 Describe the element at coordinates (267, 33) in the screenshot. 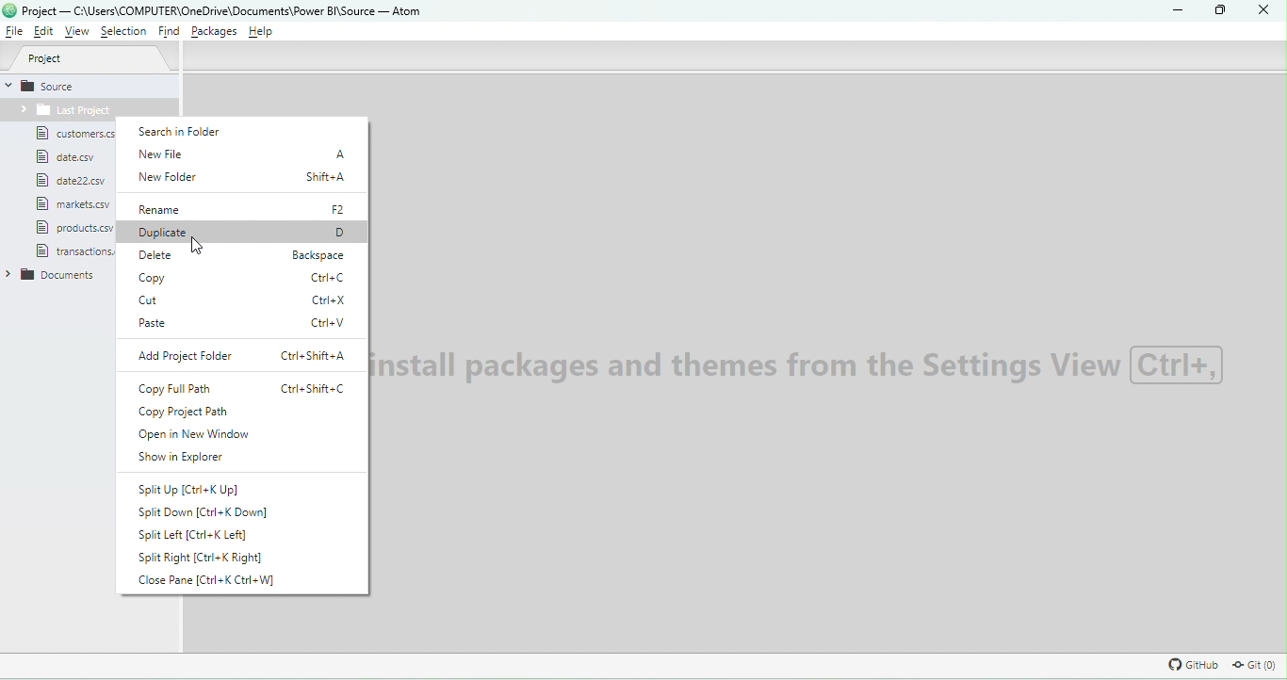

I see `Help` at that location.